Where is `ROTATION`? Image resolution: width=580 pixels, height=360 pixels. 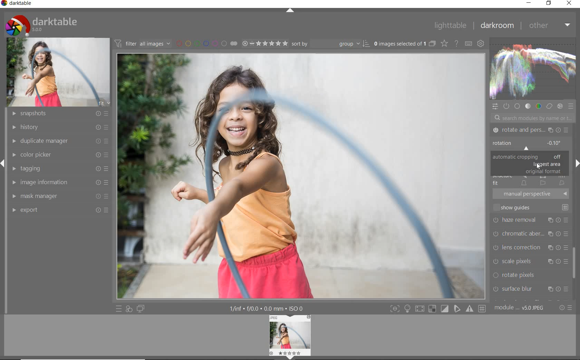 ROTATION is located at coordinates (529, 145).